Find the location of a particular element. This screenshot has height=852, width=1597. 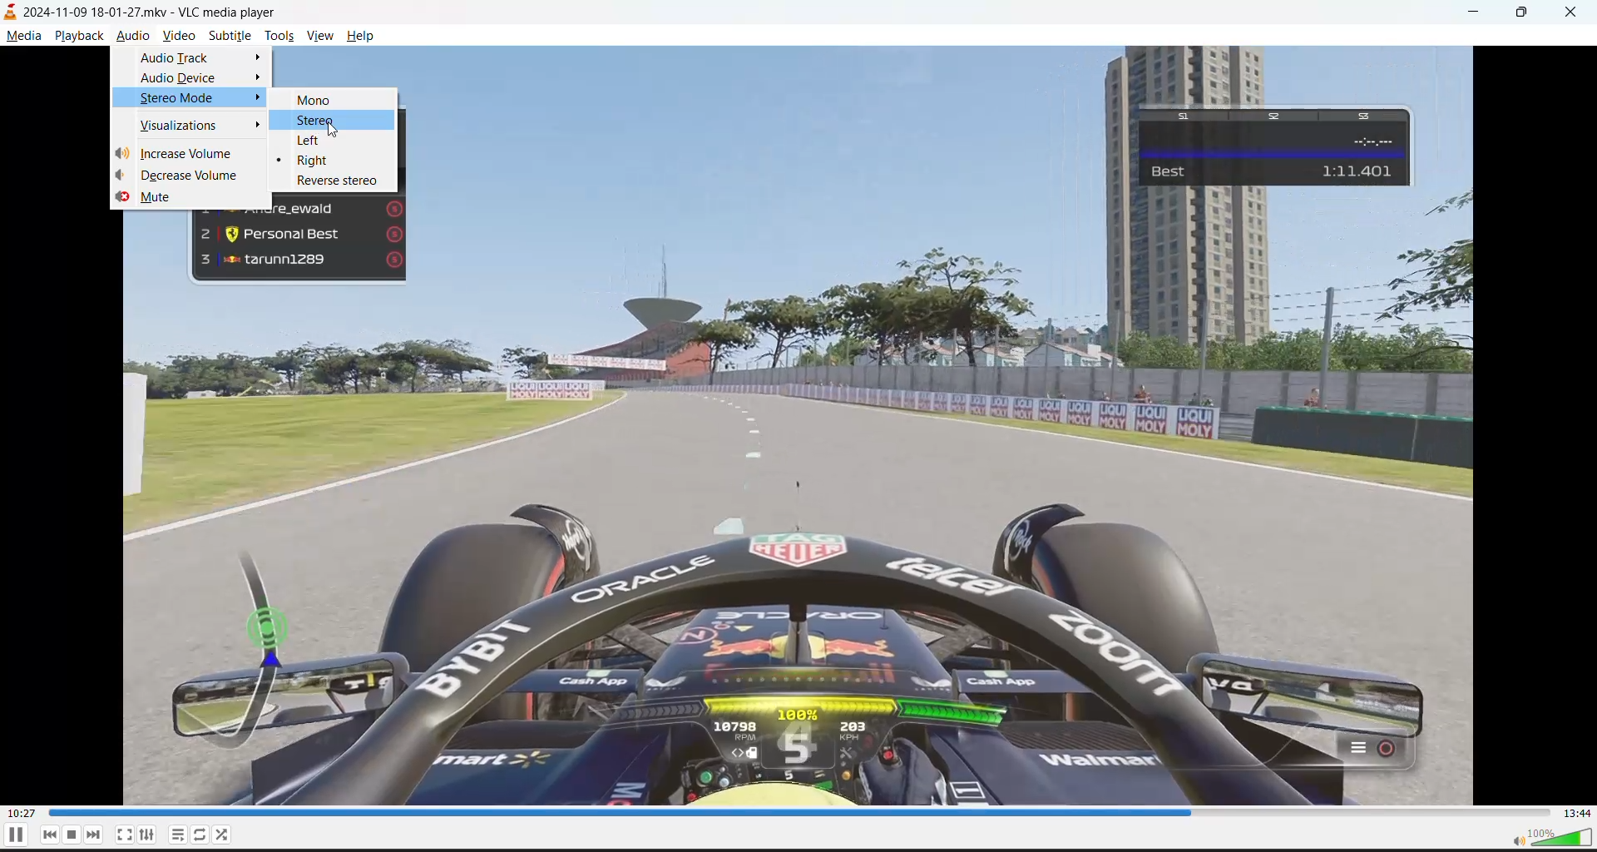

audio is located at coordinates (135, 37).